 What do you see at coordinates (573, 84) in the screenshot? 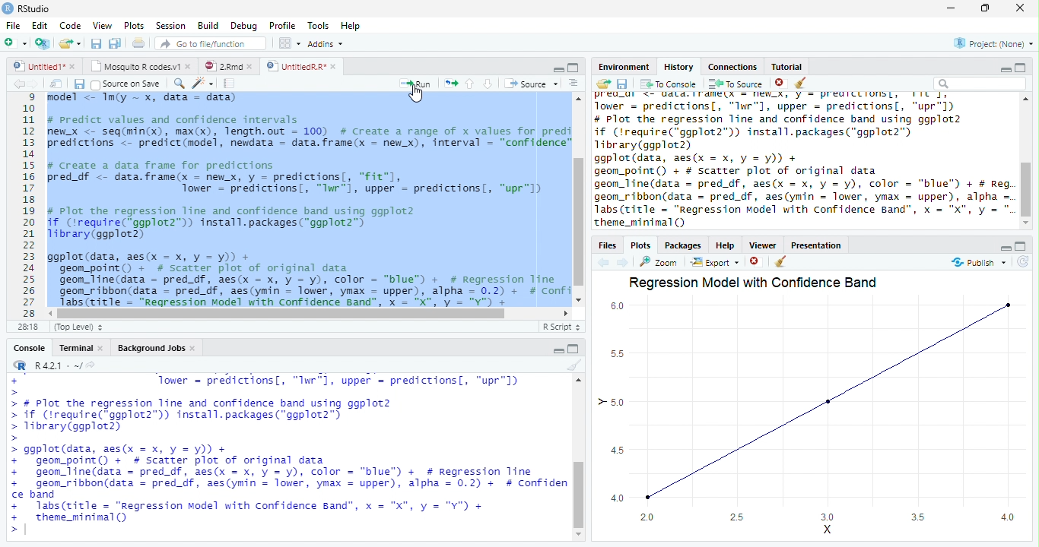
I see `Alignment` at bounding box center [573, 84].